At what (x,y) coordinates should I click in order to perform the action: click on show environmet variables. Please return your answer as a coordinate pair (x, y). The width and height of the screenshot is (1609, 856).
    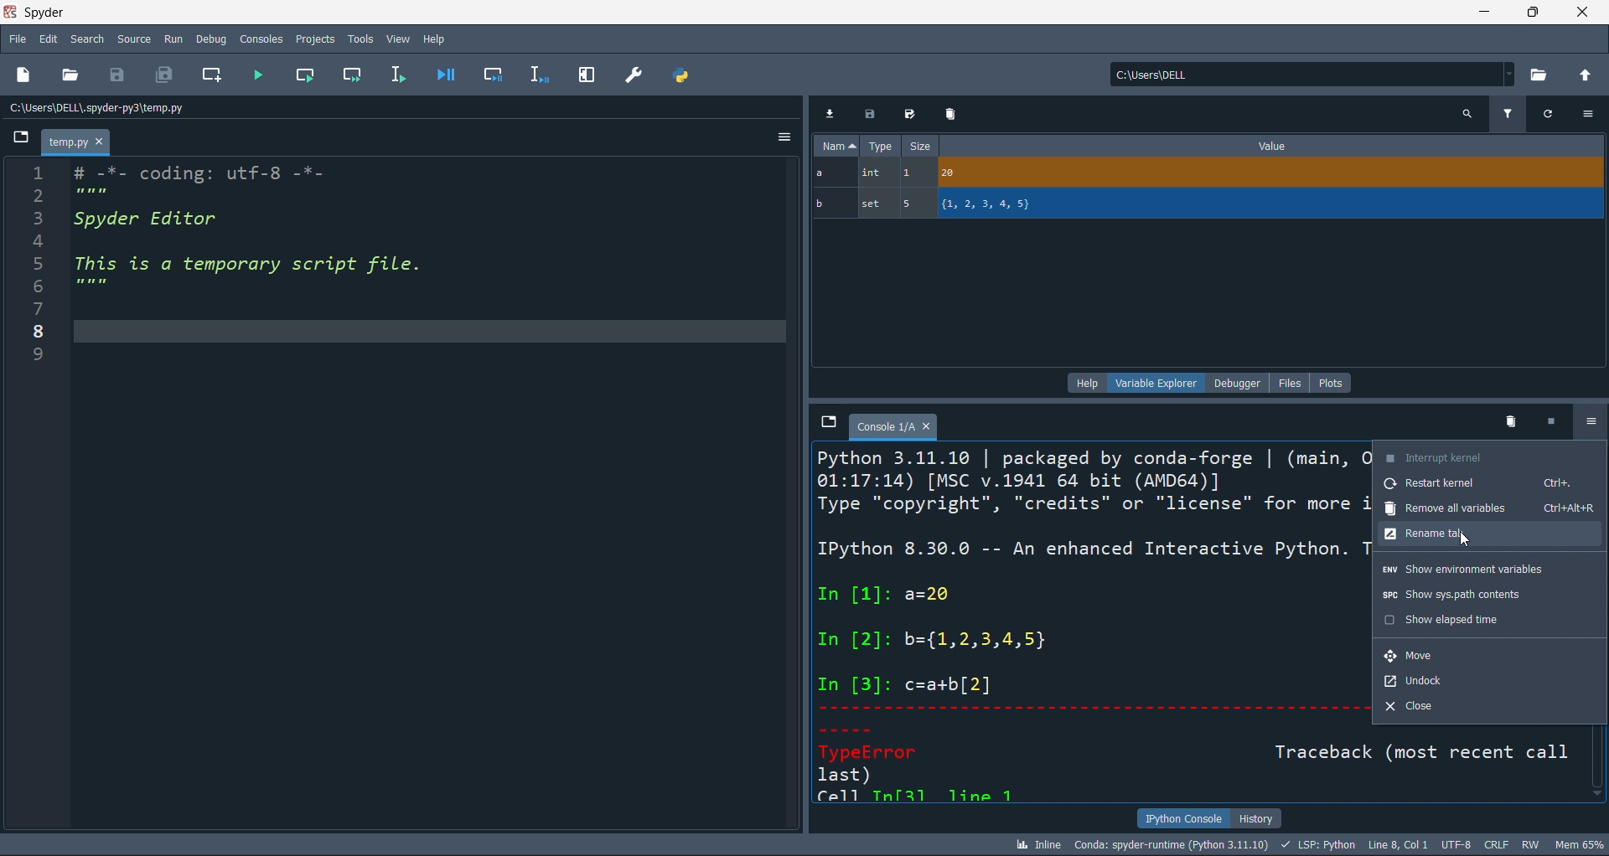
    Looking at the image, I should click on (1489, 570).